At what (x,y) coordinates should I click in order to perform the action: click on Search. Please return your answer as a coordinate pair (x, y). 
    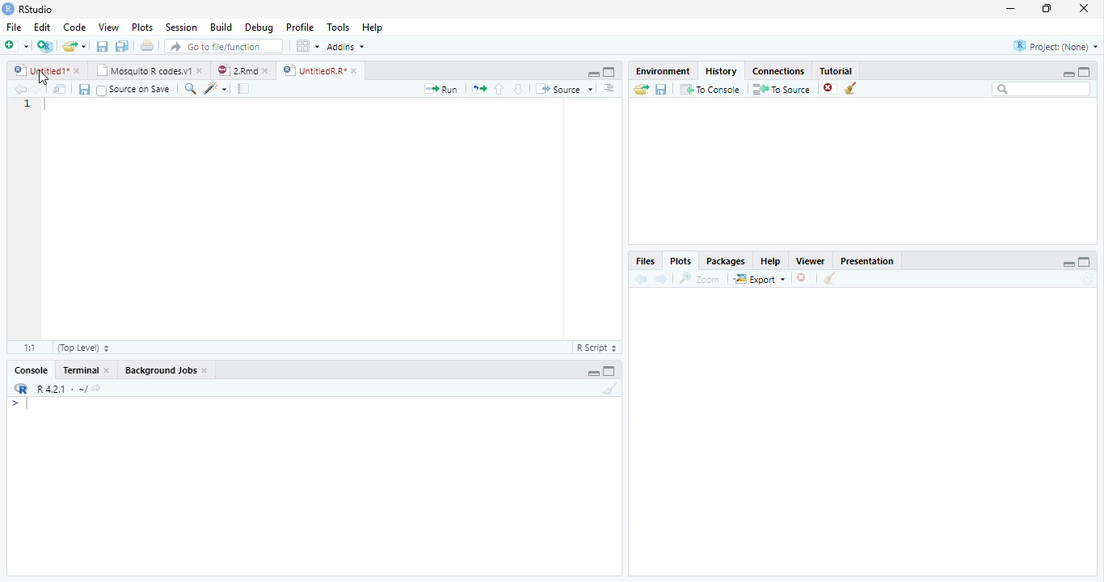
    Looking at the image, I should click on (1043, 89).